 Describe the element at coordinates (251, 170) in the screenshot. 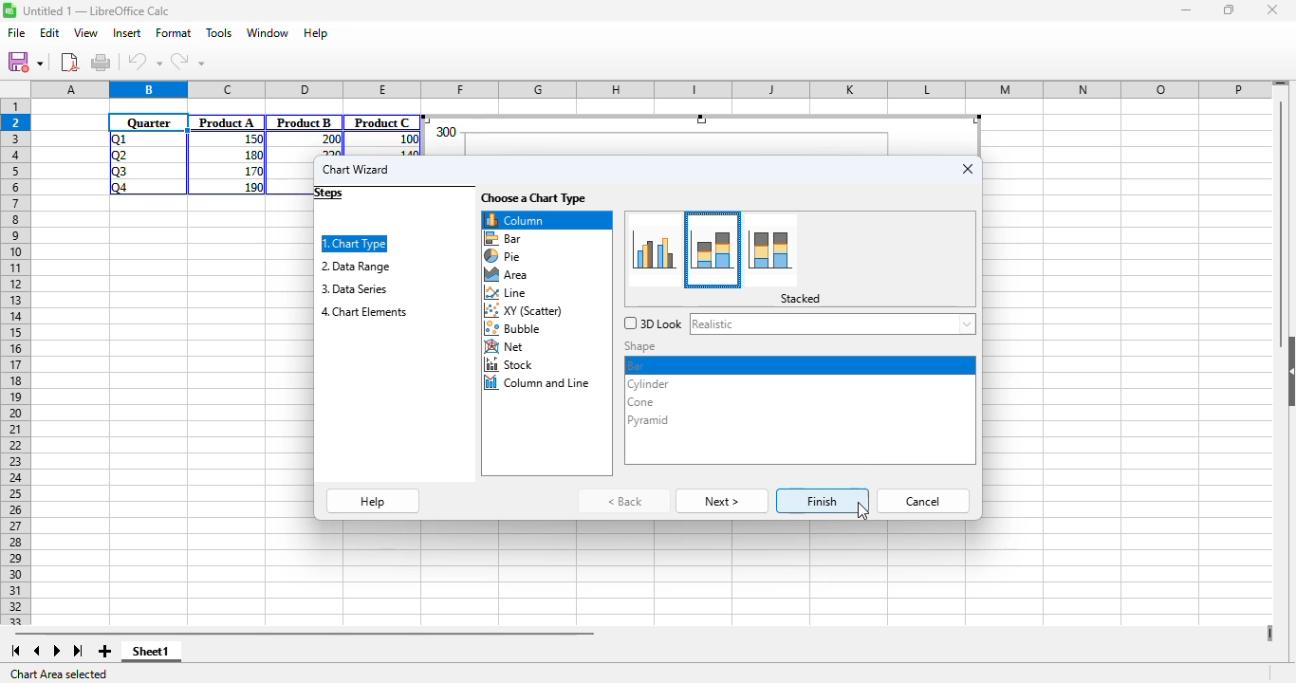

I see `170` at that location.